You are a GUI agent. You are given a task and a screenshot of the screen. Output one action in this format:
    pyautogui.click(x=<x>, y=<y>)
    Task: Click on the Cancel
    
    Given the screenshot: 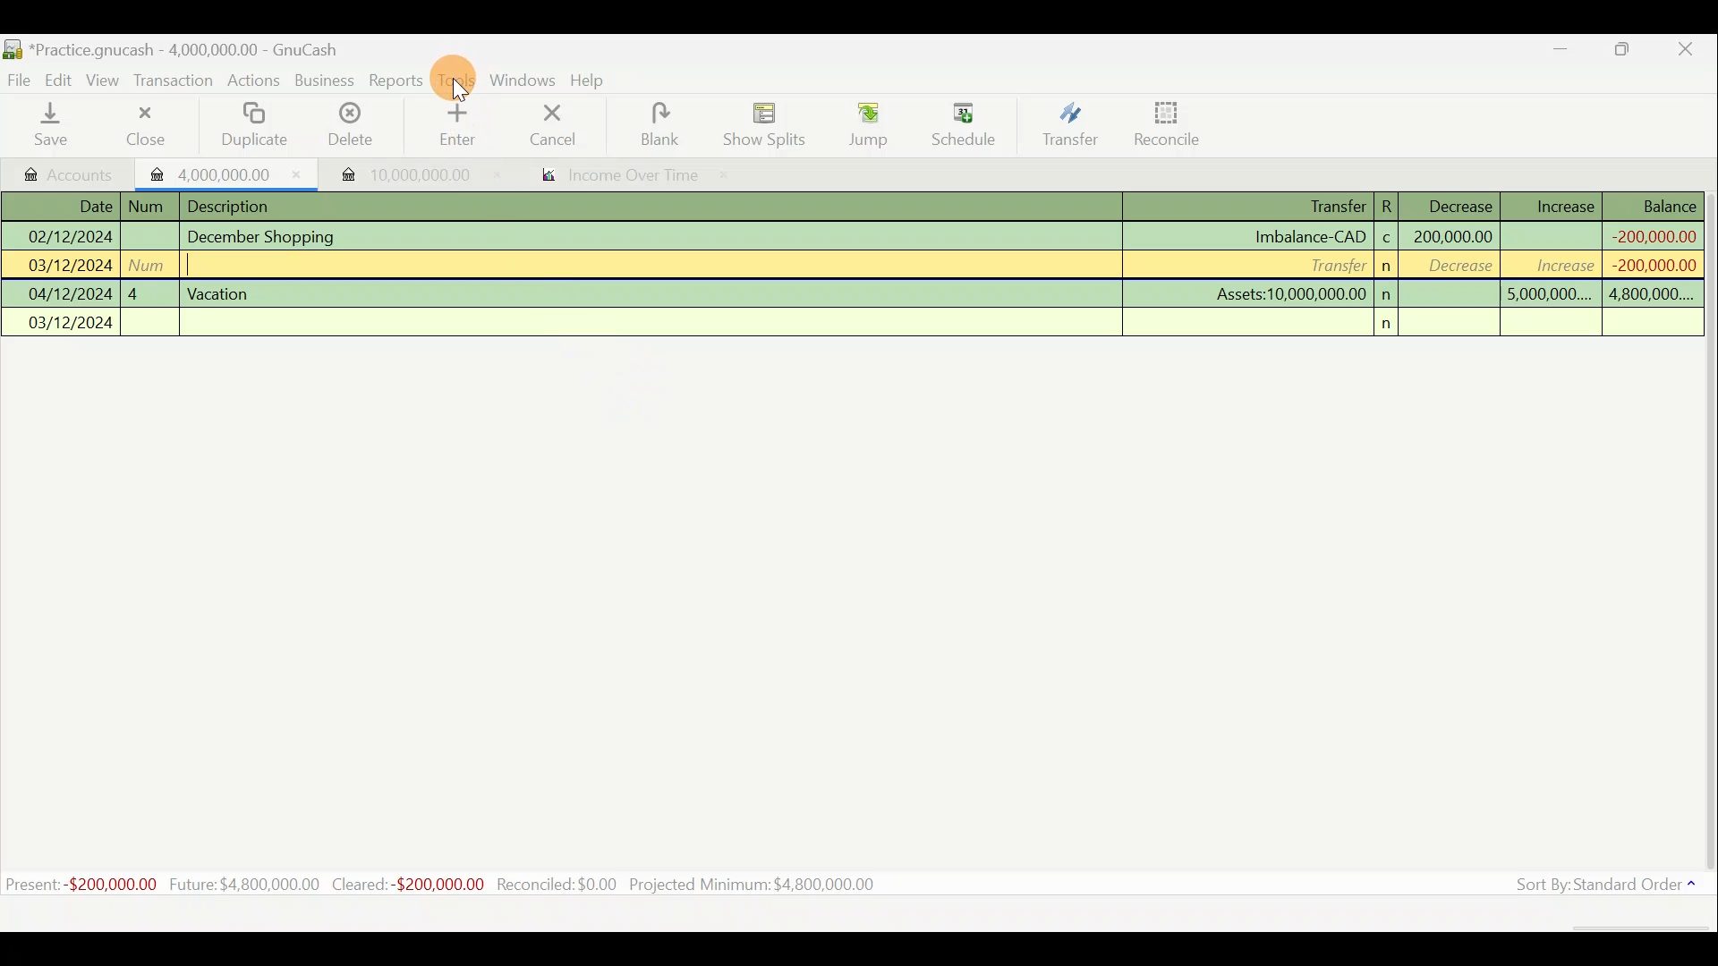 What is the action you would take?
    pyautogui.click(x=549, y=127)
    